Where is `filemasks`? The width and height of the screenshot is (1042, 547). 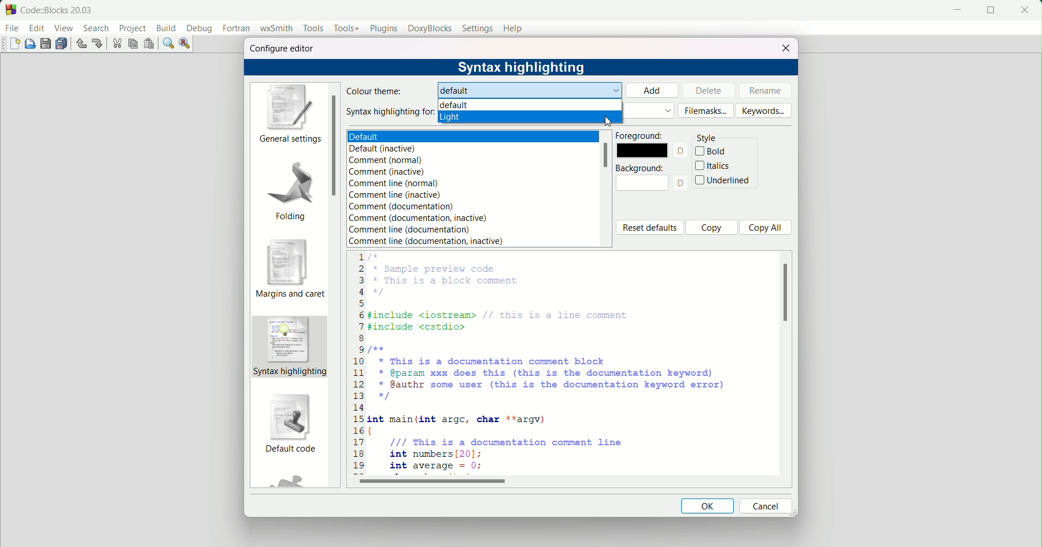 filemasks is located at coordinates (706, 110).